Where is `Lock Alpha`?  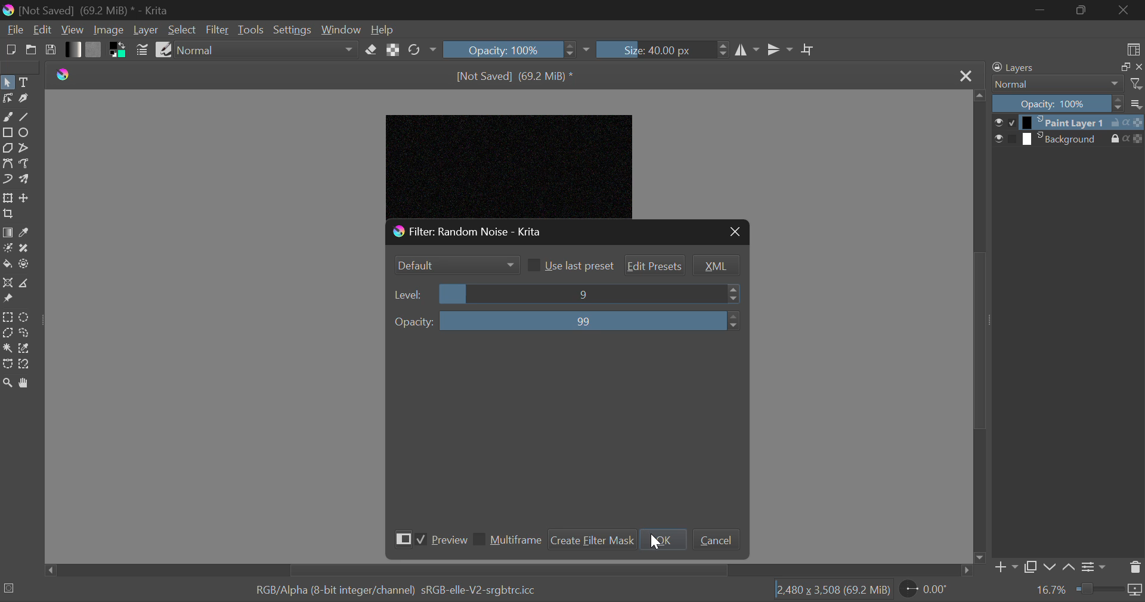 Lock Alpha is located at coordinates (393, 49).